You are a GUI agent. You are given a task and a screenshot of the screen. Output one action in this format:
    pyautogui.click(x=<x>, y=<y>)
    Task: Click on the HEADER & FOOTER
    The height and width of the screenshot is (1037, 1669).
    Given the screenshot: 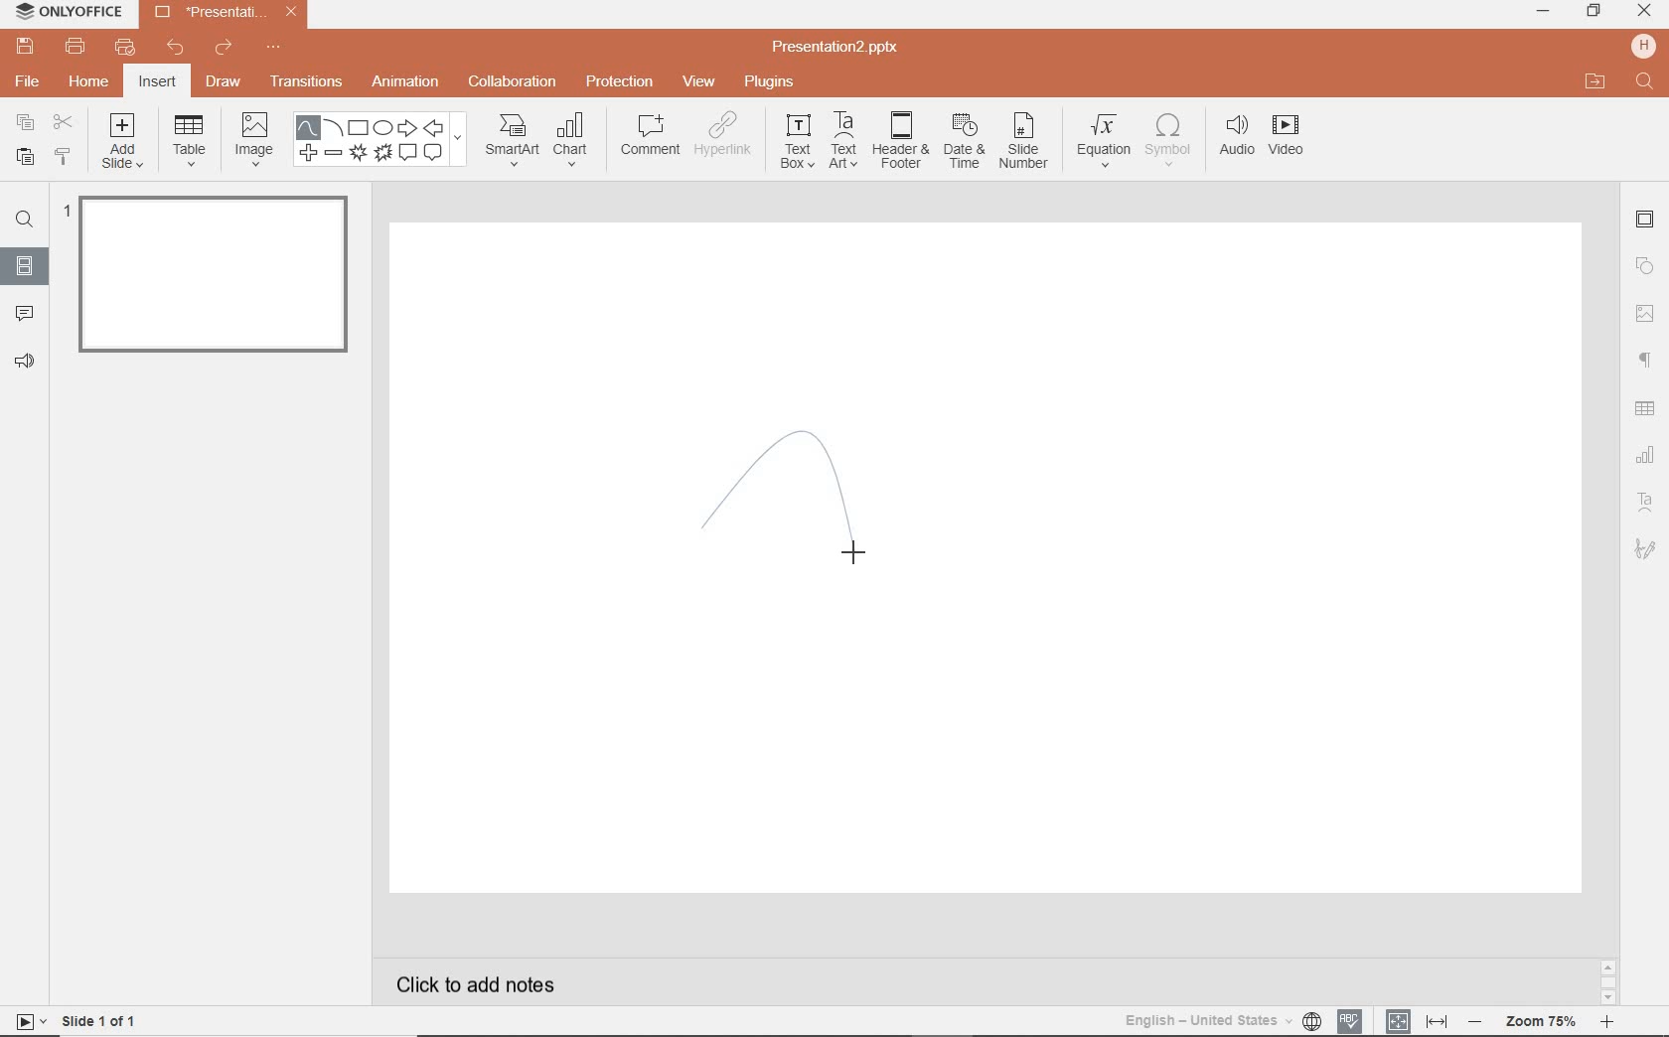 What is the action you would take?
    pyautogui.click(x=899, y=141)
    